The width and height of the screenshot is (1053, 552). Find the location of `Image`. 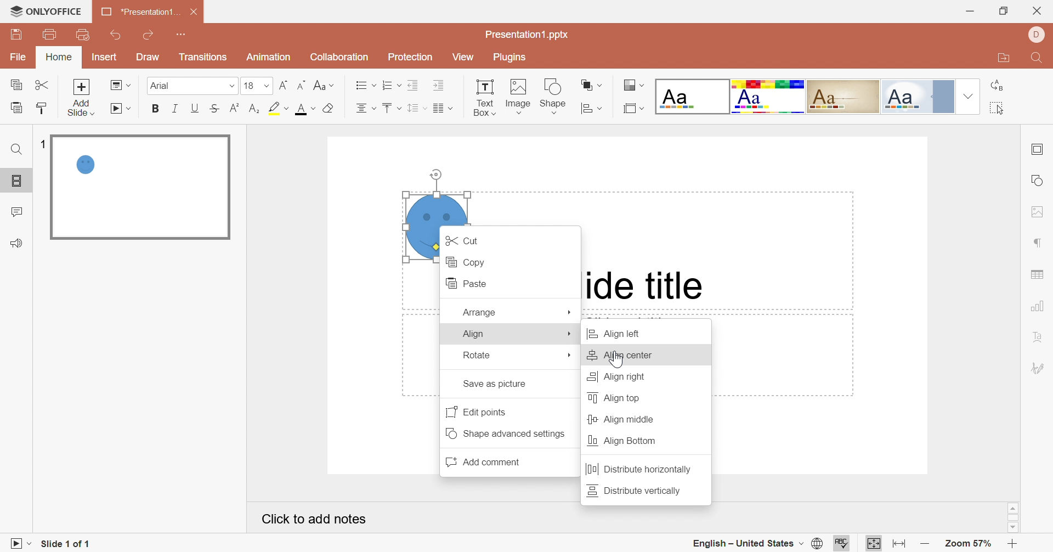

Image is located at coordinates (518, 96).